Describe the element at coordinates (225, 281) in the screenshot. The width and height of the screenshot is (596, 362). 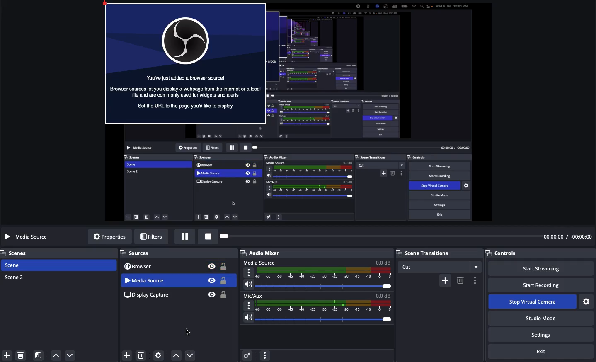
I see `Unlock` at that location.